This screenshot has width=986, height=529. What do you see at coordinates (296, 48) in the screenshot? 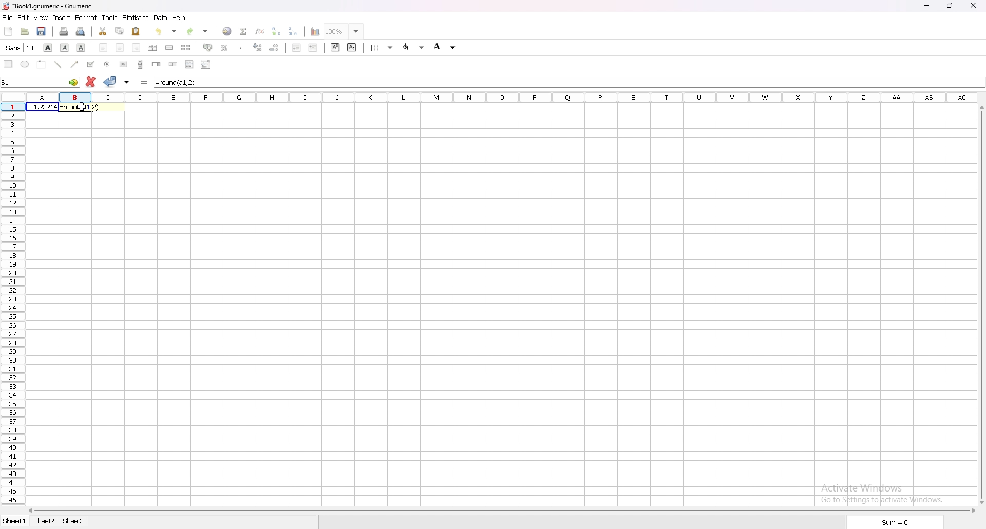
I see `decrease indent` at bounding box center [296, 48].